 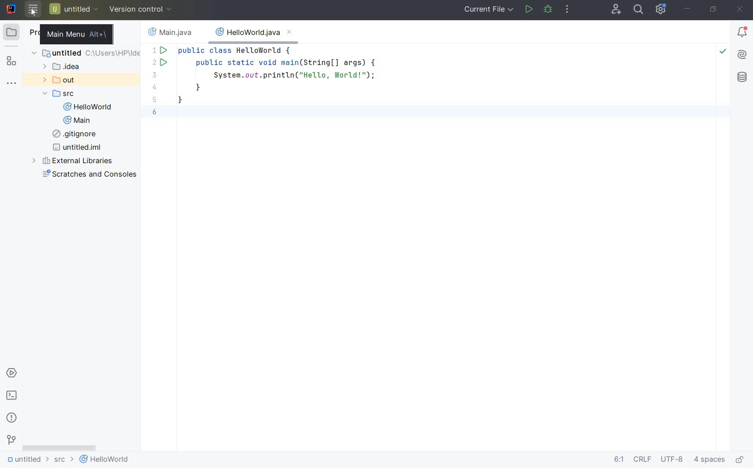 What do you see at coordinates (723, 52) in the screenshot?
I see `Highlight: All Problems` at bounding box center [723, 52].